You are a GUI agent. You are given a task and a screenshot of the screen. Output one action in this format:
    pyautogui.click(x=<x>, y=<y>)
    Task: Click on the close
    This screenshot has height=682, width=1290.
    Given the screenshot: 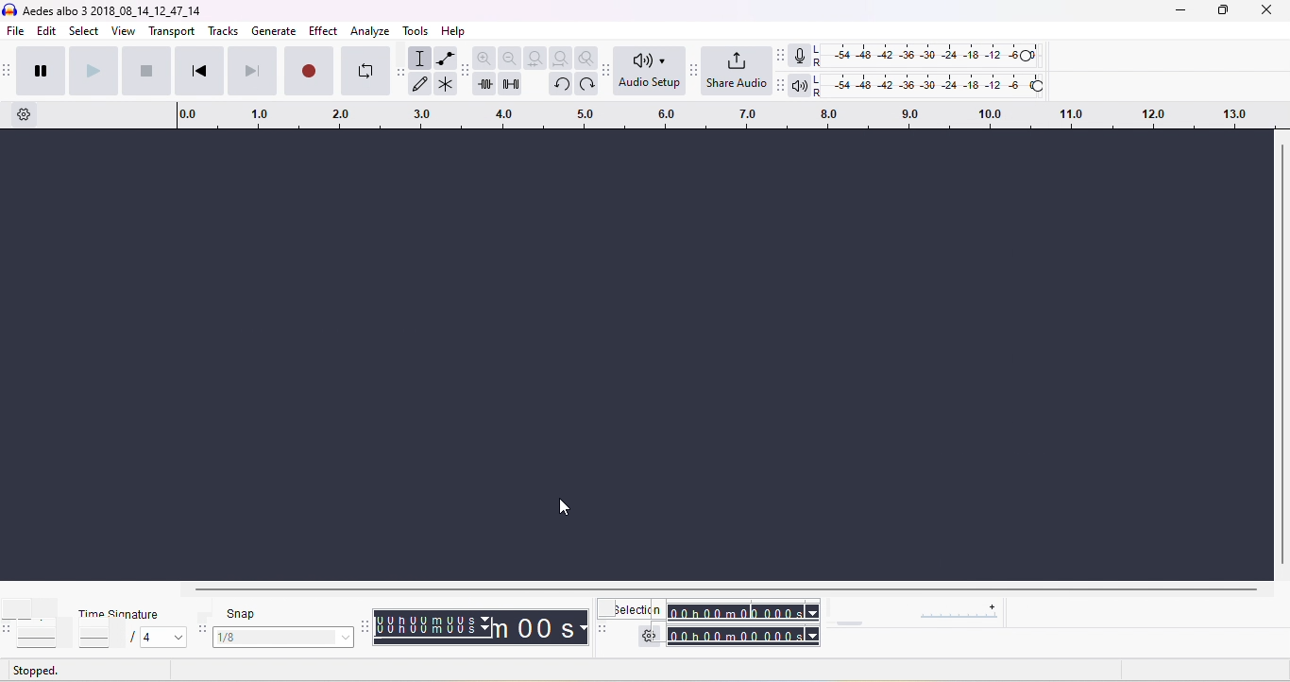 What is the action you would take?
    pyautogui.click(x=1265, y=11)
    